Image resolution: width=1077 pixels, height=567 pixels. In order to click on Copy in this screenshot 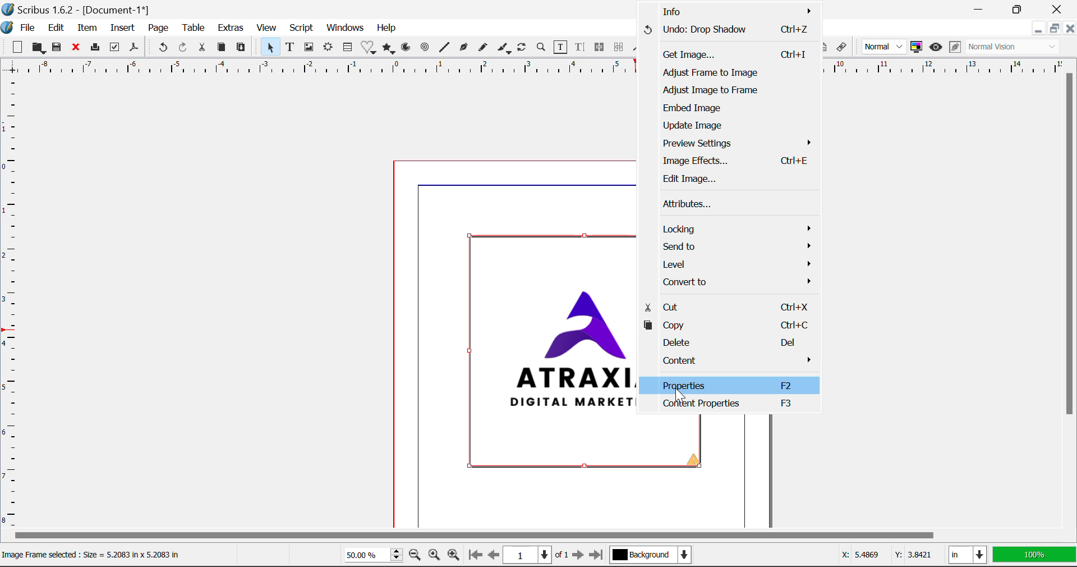, I will do `click(222, 49)`.